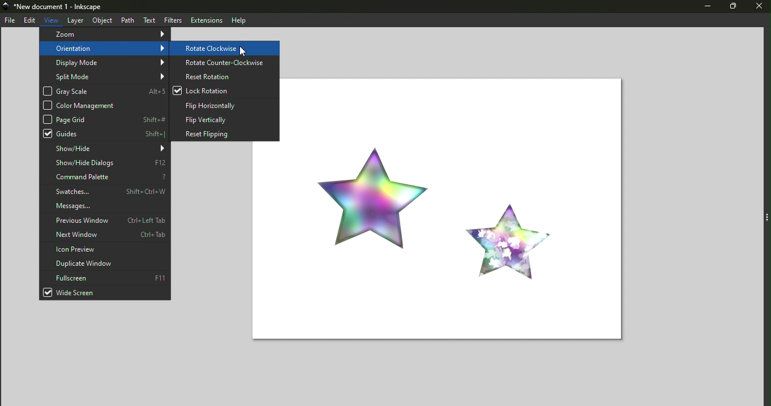 The image size is (771, 406). Describe the element at coordinates (103, 76) in the screenshot. I see `Split Mode` at that location.